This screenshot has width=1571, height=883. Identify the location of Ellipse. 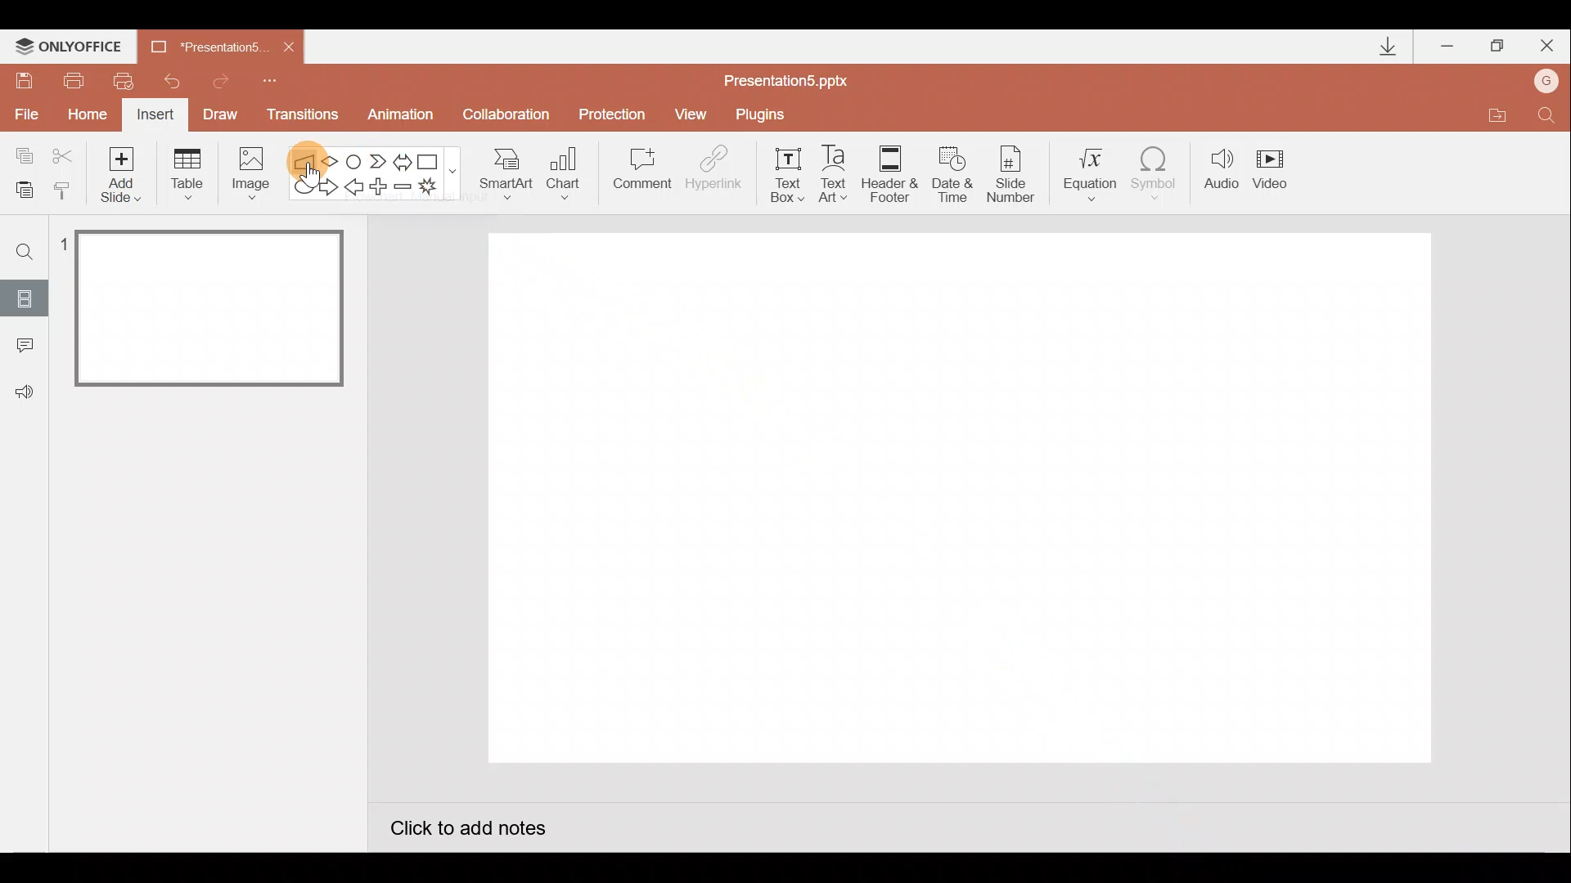
(300, 187).